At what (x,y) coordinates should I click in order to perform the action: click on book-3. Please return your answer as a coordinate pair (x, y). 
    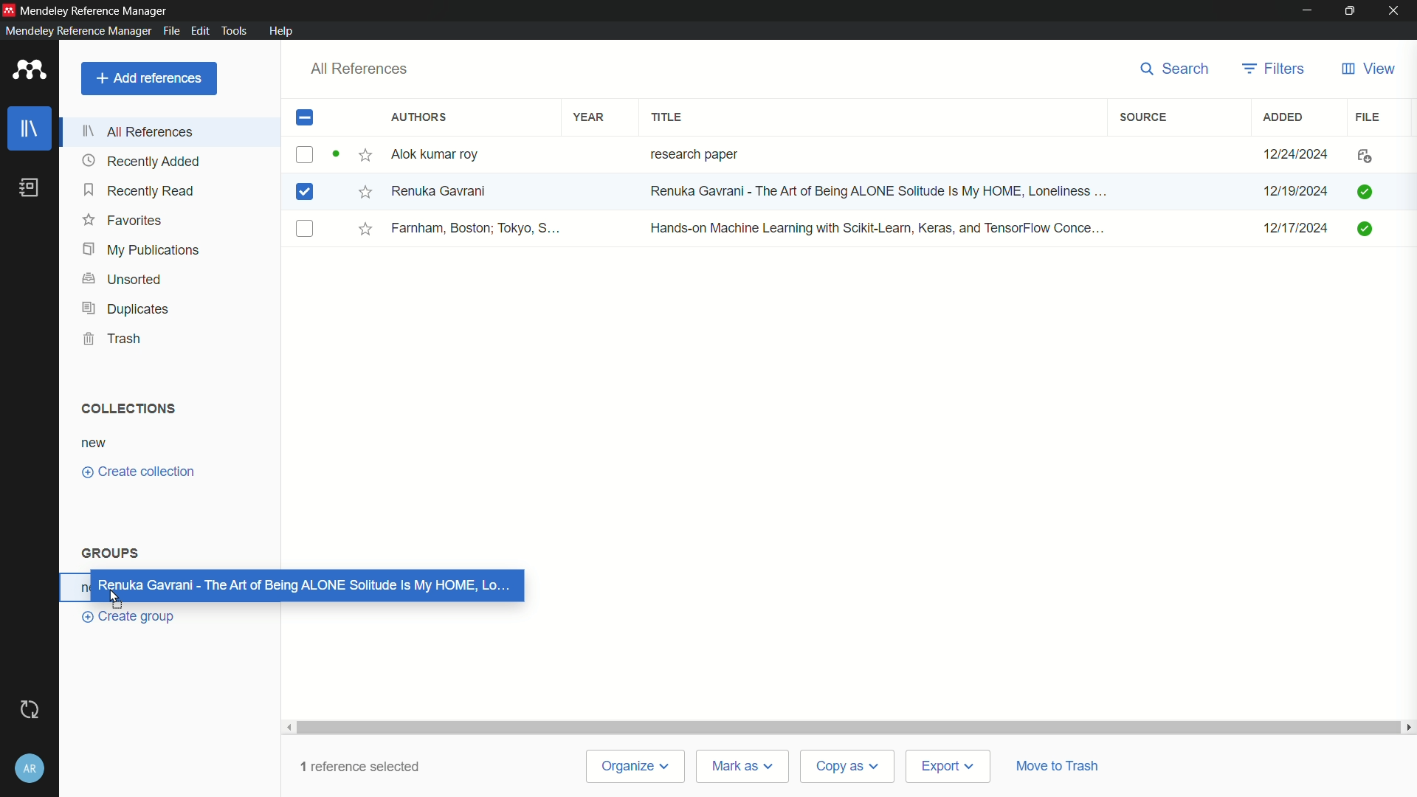
    Looking at the image, I should click on (306, 230).